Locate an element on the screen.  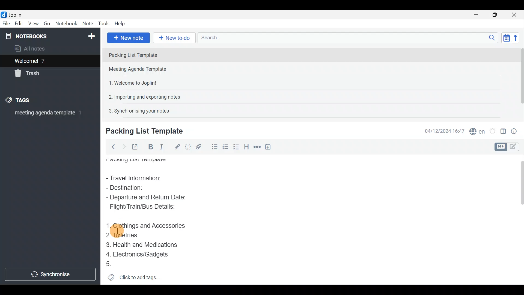
View is located at coordinates (34, 23).